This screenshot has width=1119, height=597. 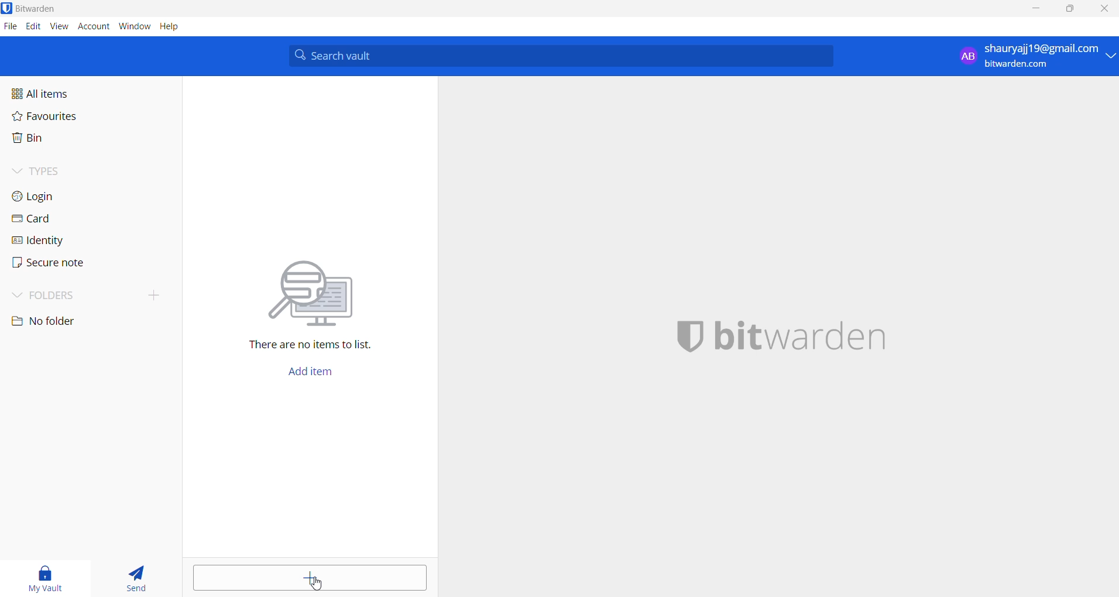 What do you see at coordinates (94, 28) in the screenshot?
I see `account` at bounding box center [94, 28].